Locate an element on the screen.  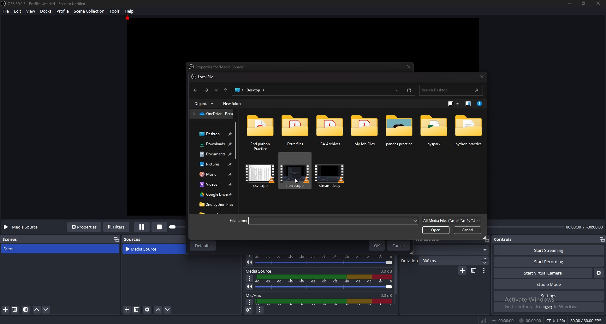
folder is located at coordinates (213, 185).